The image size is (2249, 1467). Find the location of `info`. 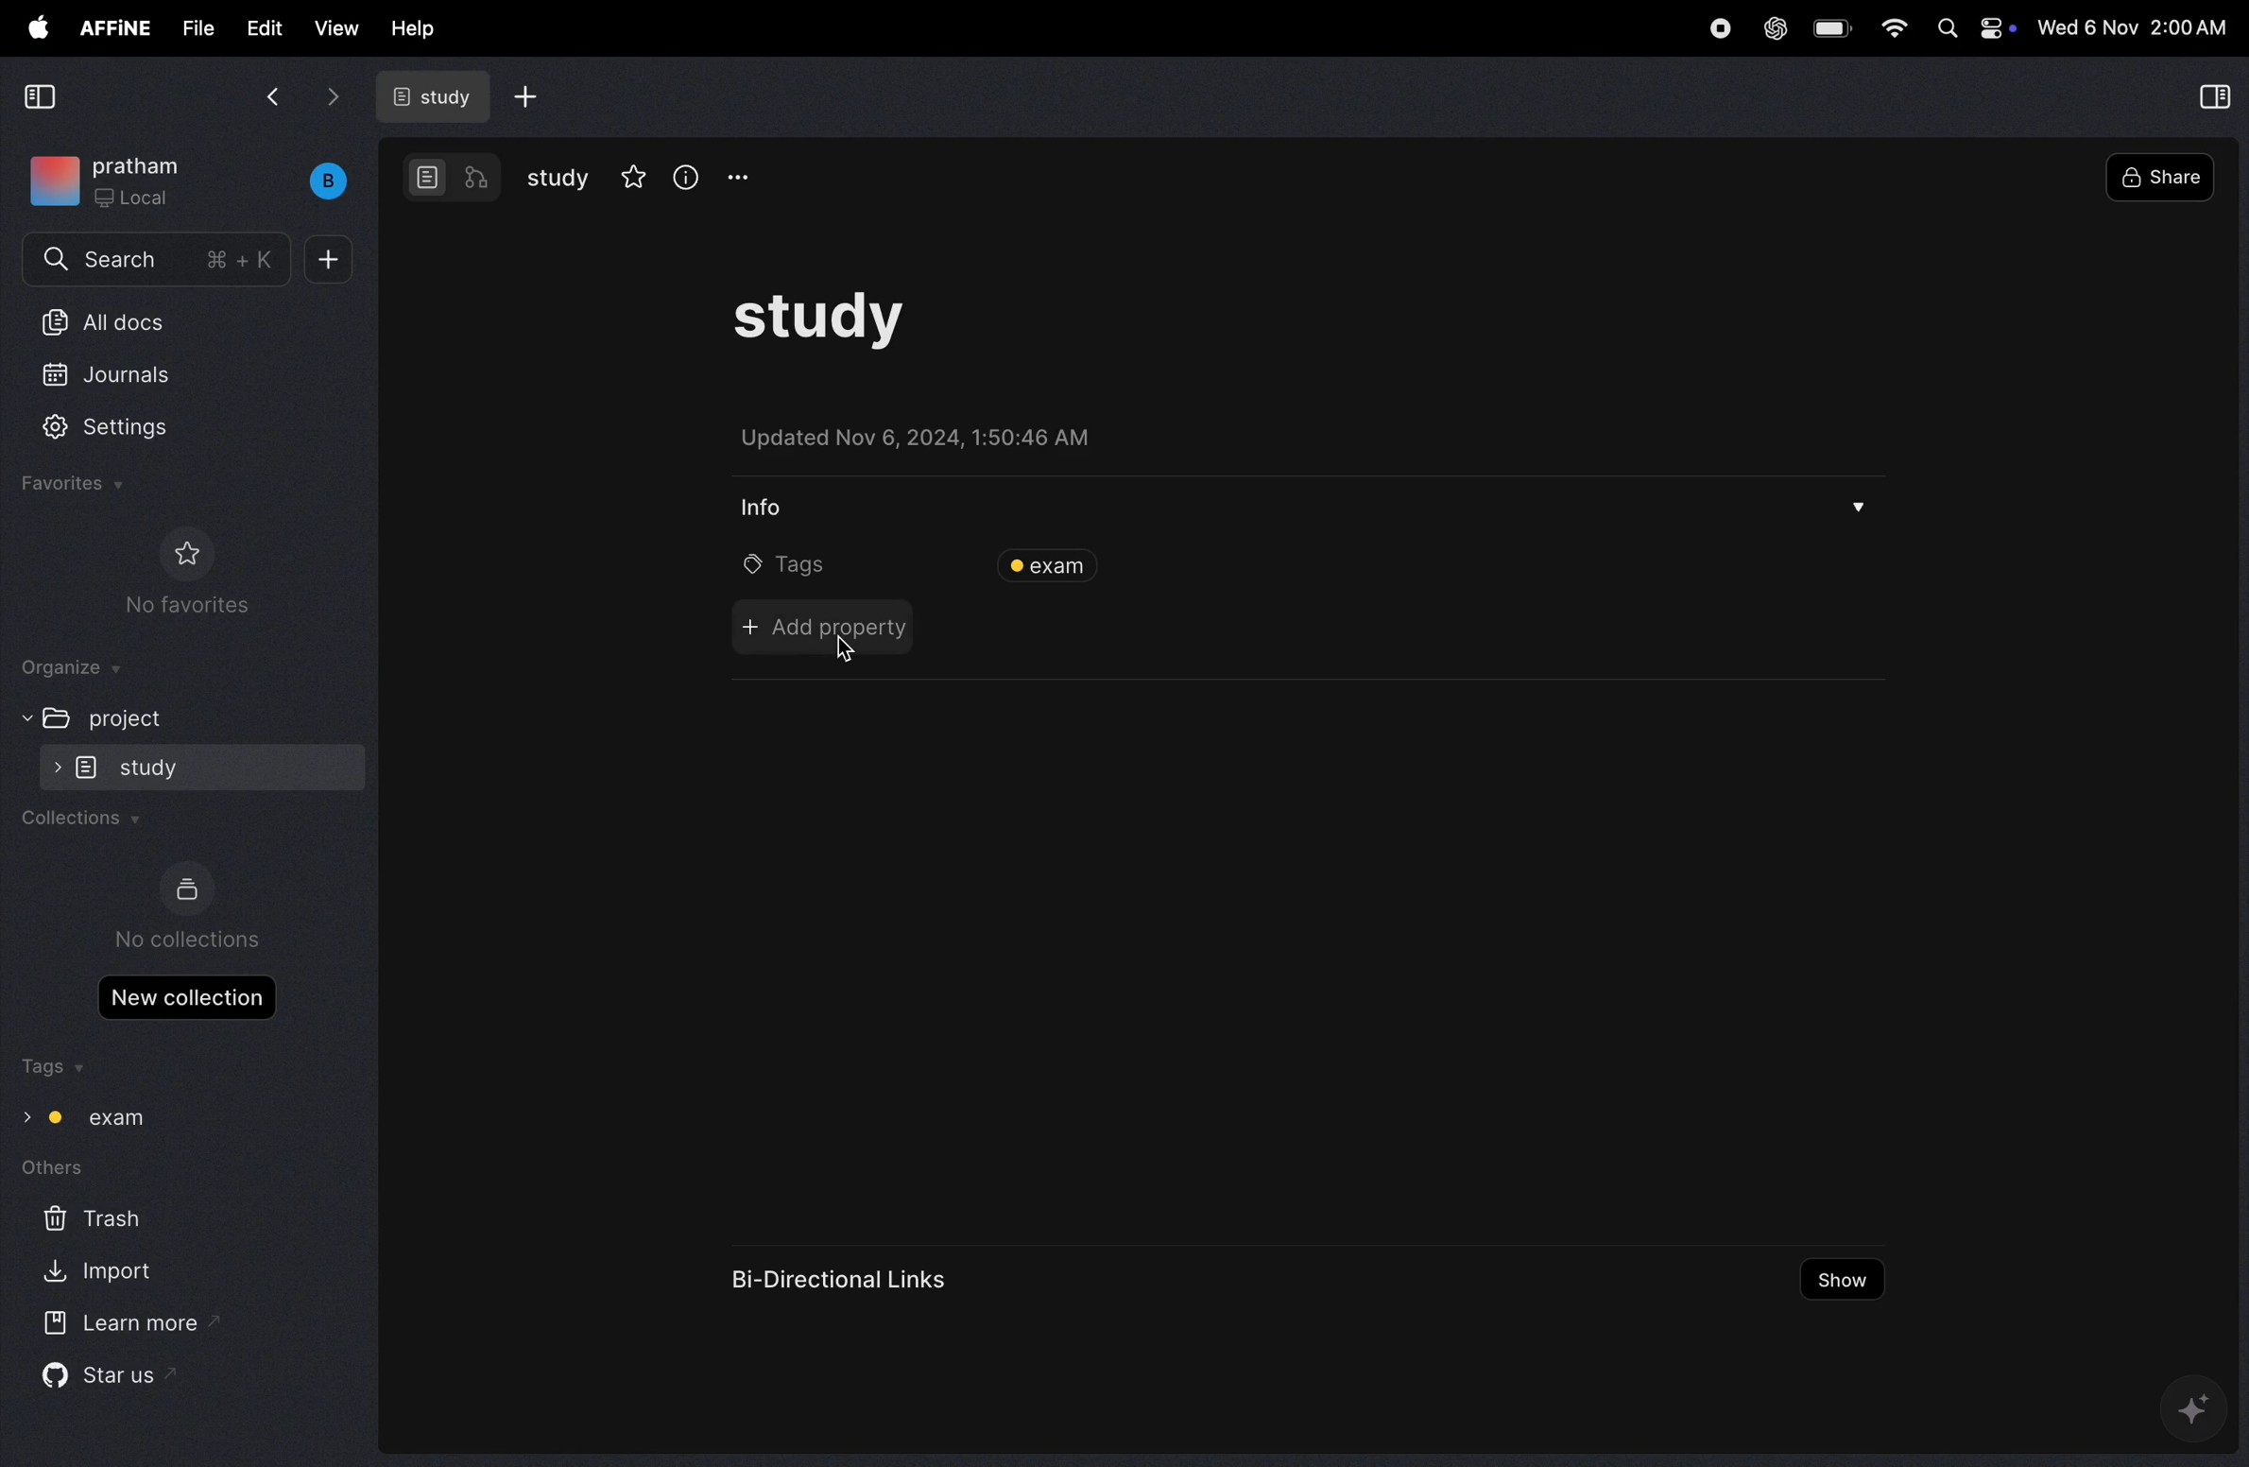

info is located at coordinates (788, 509).